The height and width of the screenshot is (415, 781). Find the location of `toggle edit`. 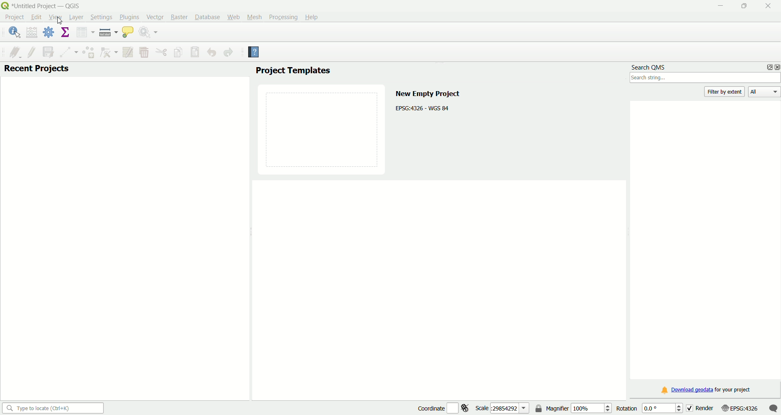

toggle edit is located at coordinates (31, 51).